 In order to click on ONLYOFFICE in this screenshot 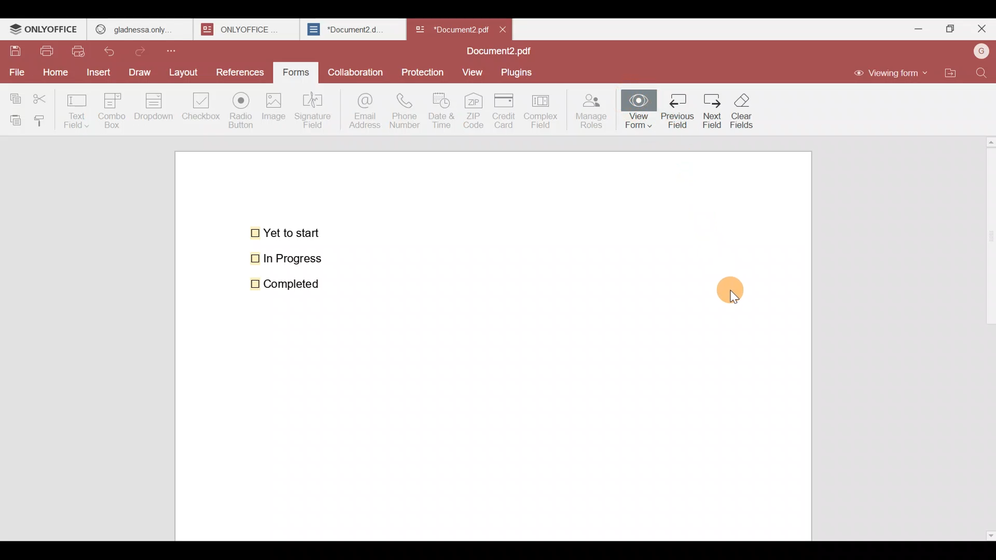, I will do `click(44, 31)`.